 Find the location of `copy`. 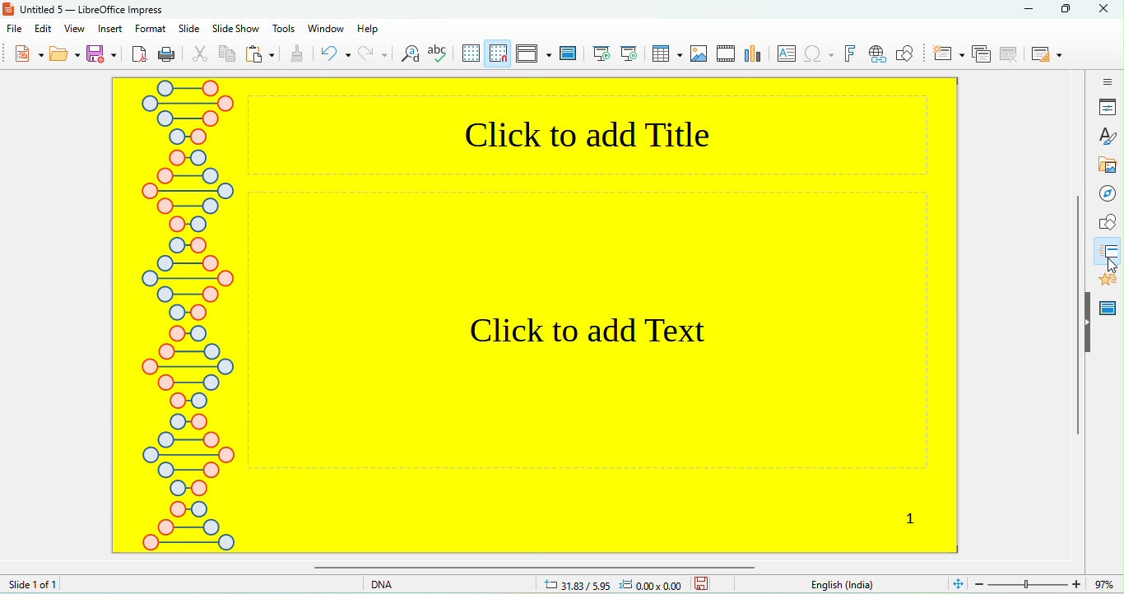

copy is located at coordinates (230, 56).